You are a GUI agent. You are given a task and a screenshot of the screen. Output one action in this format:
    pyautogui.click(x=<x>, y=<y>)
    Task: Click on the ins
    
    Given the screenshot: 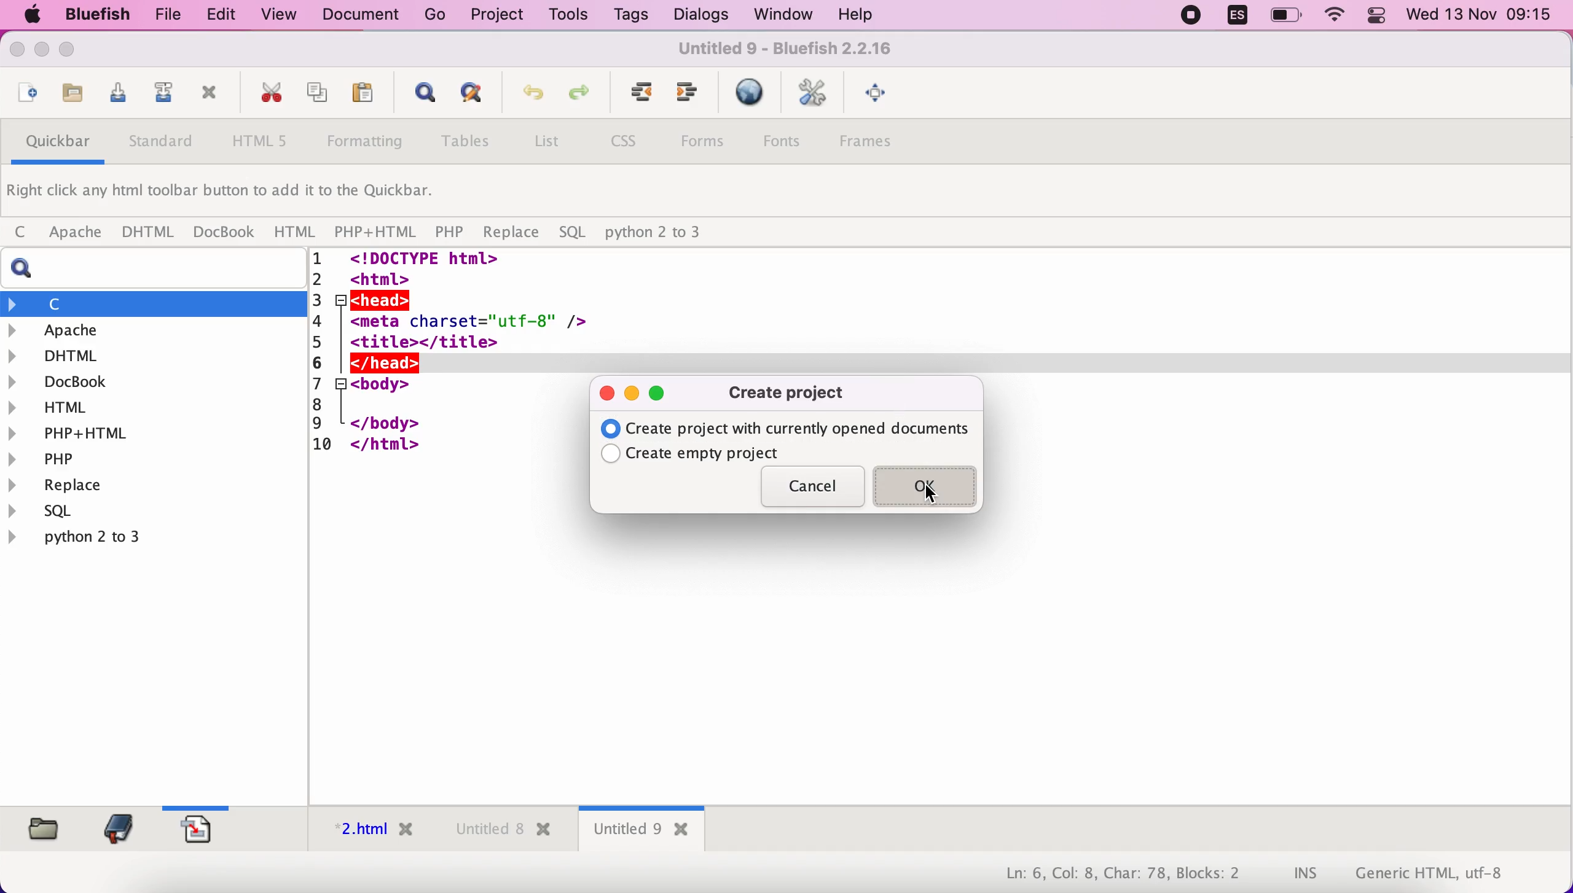 What is the action you would take?
    pyautogui.click(x=1306, y=875)
    